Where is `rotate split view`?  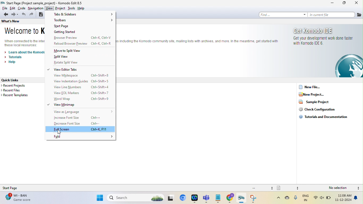
rotate split view is located at coordinates (68, 62).